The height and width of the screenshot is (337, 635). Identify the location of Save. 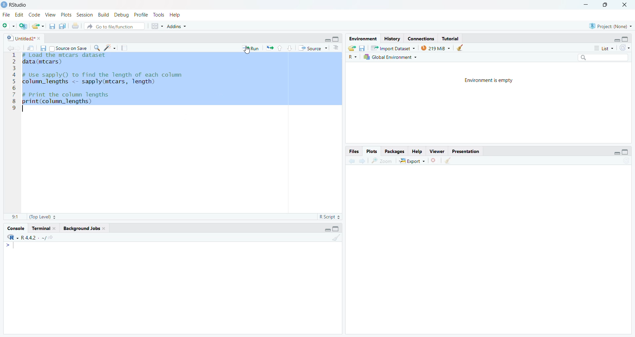
(43, 48).